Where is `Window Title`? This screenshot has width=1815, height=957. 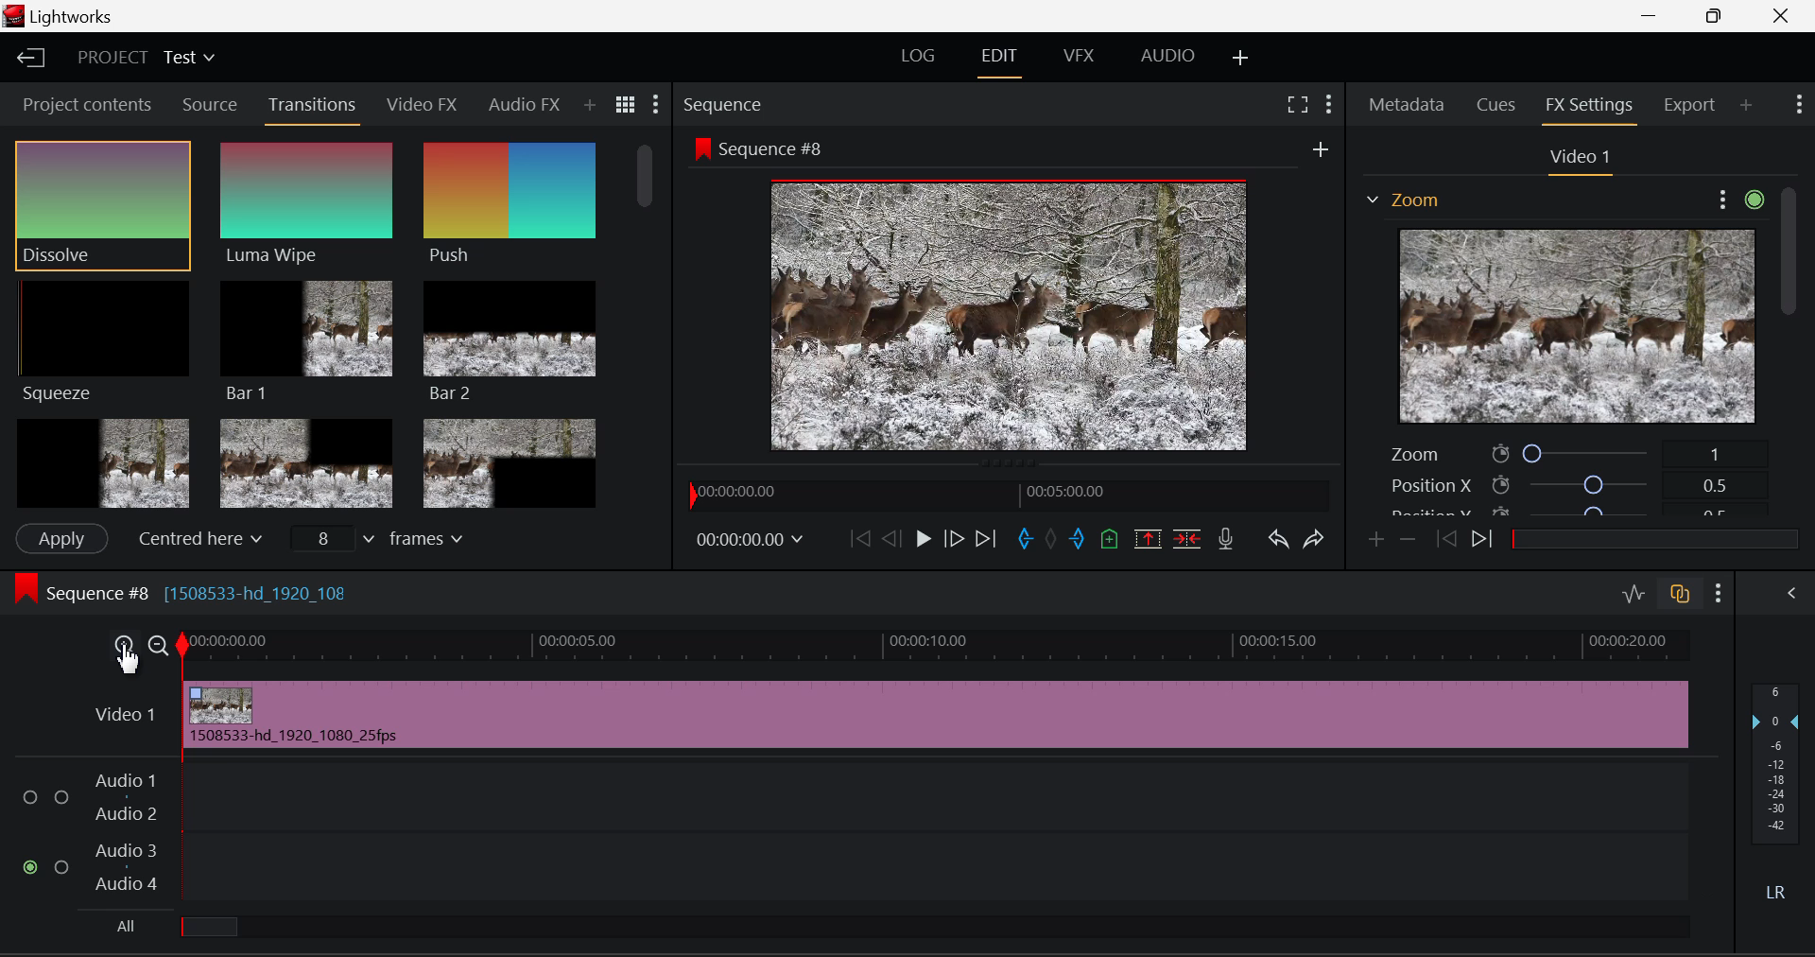
Window Title is located at coordinates (61, 16).